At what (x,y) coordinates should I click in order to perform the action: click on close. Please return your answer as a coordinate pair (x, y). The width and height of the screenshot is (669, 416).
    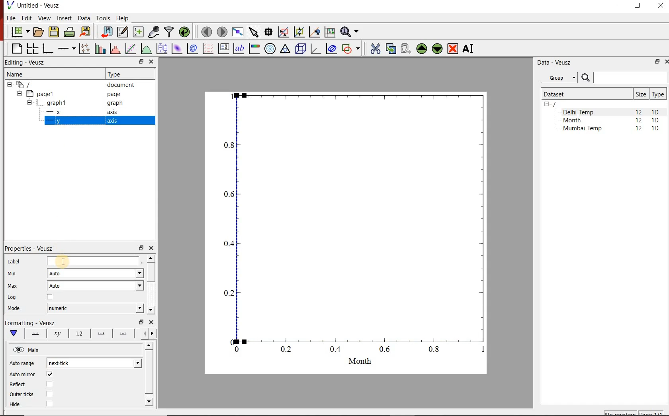
    Looking at the image, I should click on (151, 322).